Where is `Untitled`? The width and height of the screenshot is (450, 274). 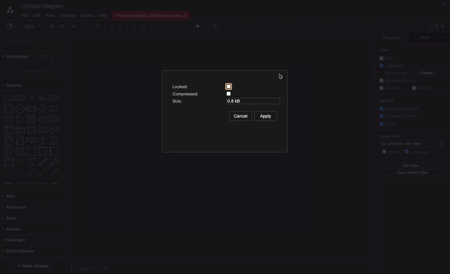
Untitled is located at coordinates (41, 6).